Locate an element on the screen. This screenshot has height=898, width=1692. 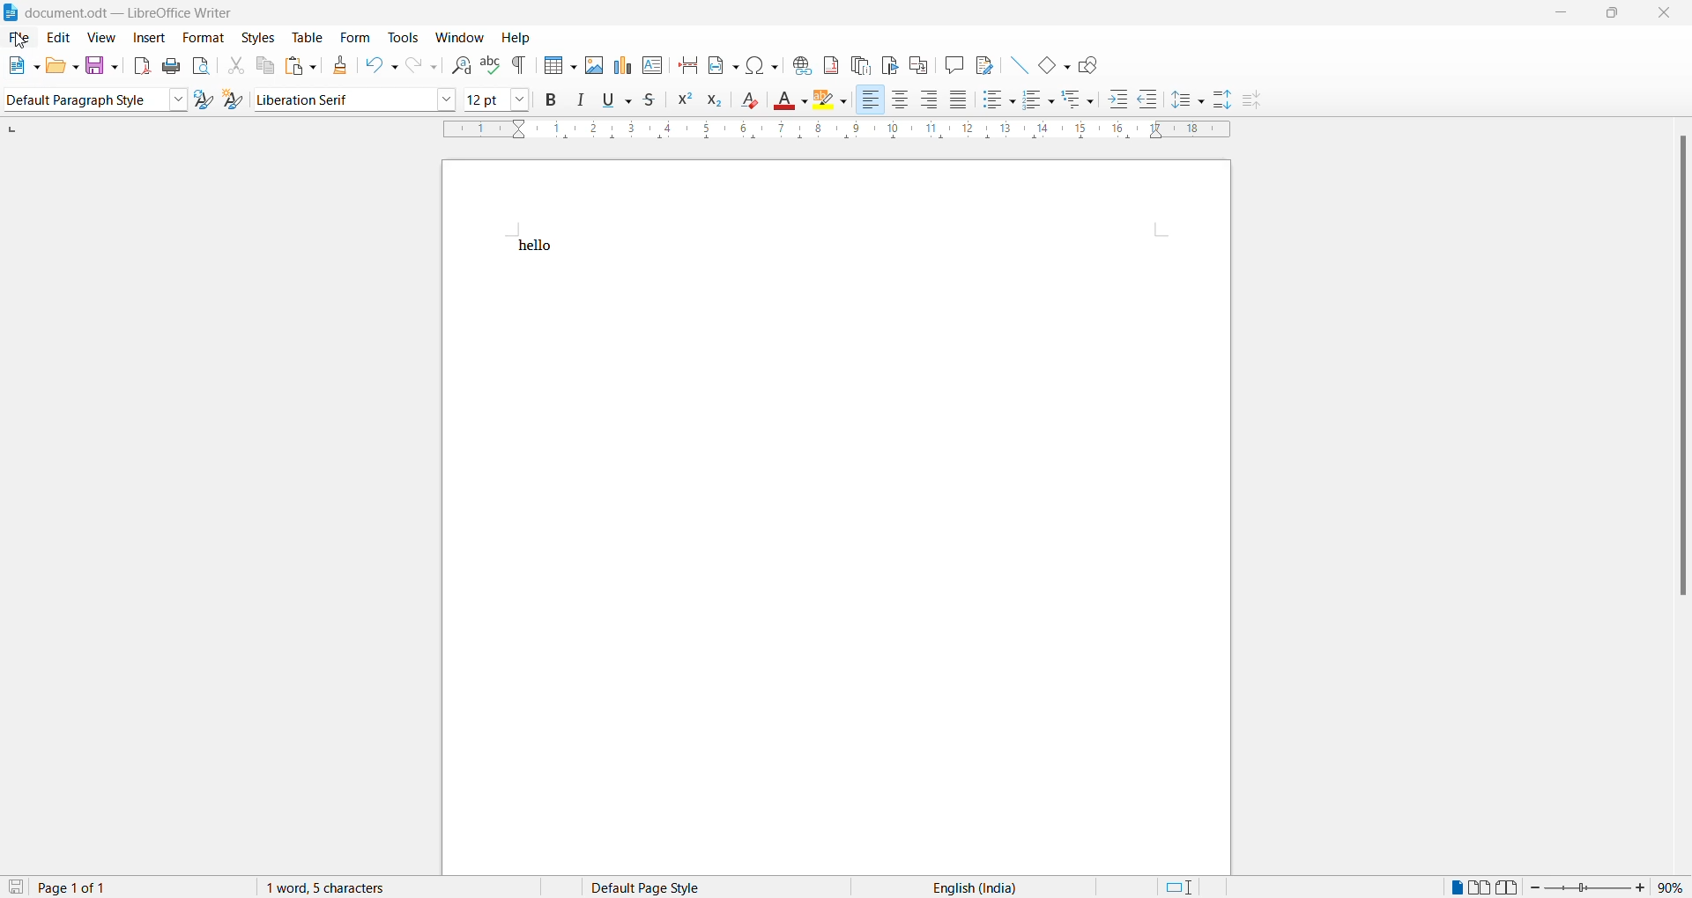
Export as PDF is located at coordinates (137, 68).